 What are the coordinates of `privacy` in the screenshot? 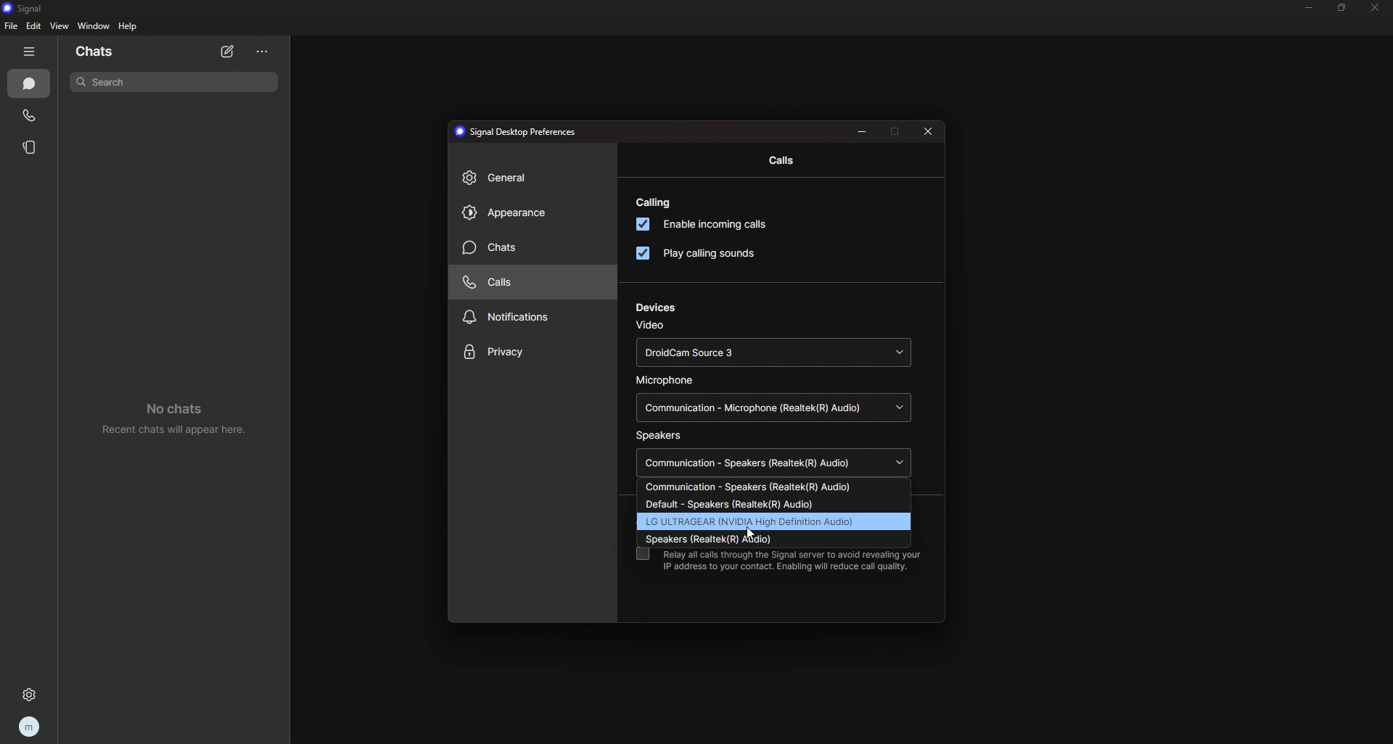 It's located at (530, 353).